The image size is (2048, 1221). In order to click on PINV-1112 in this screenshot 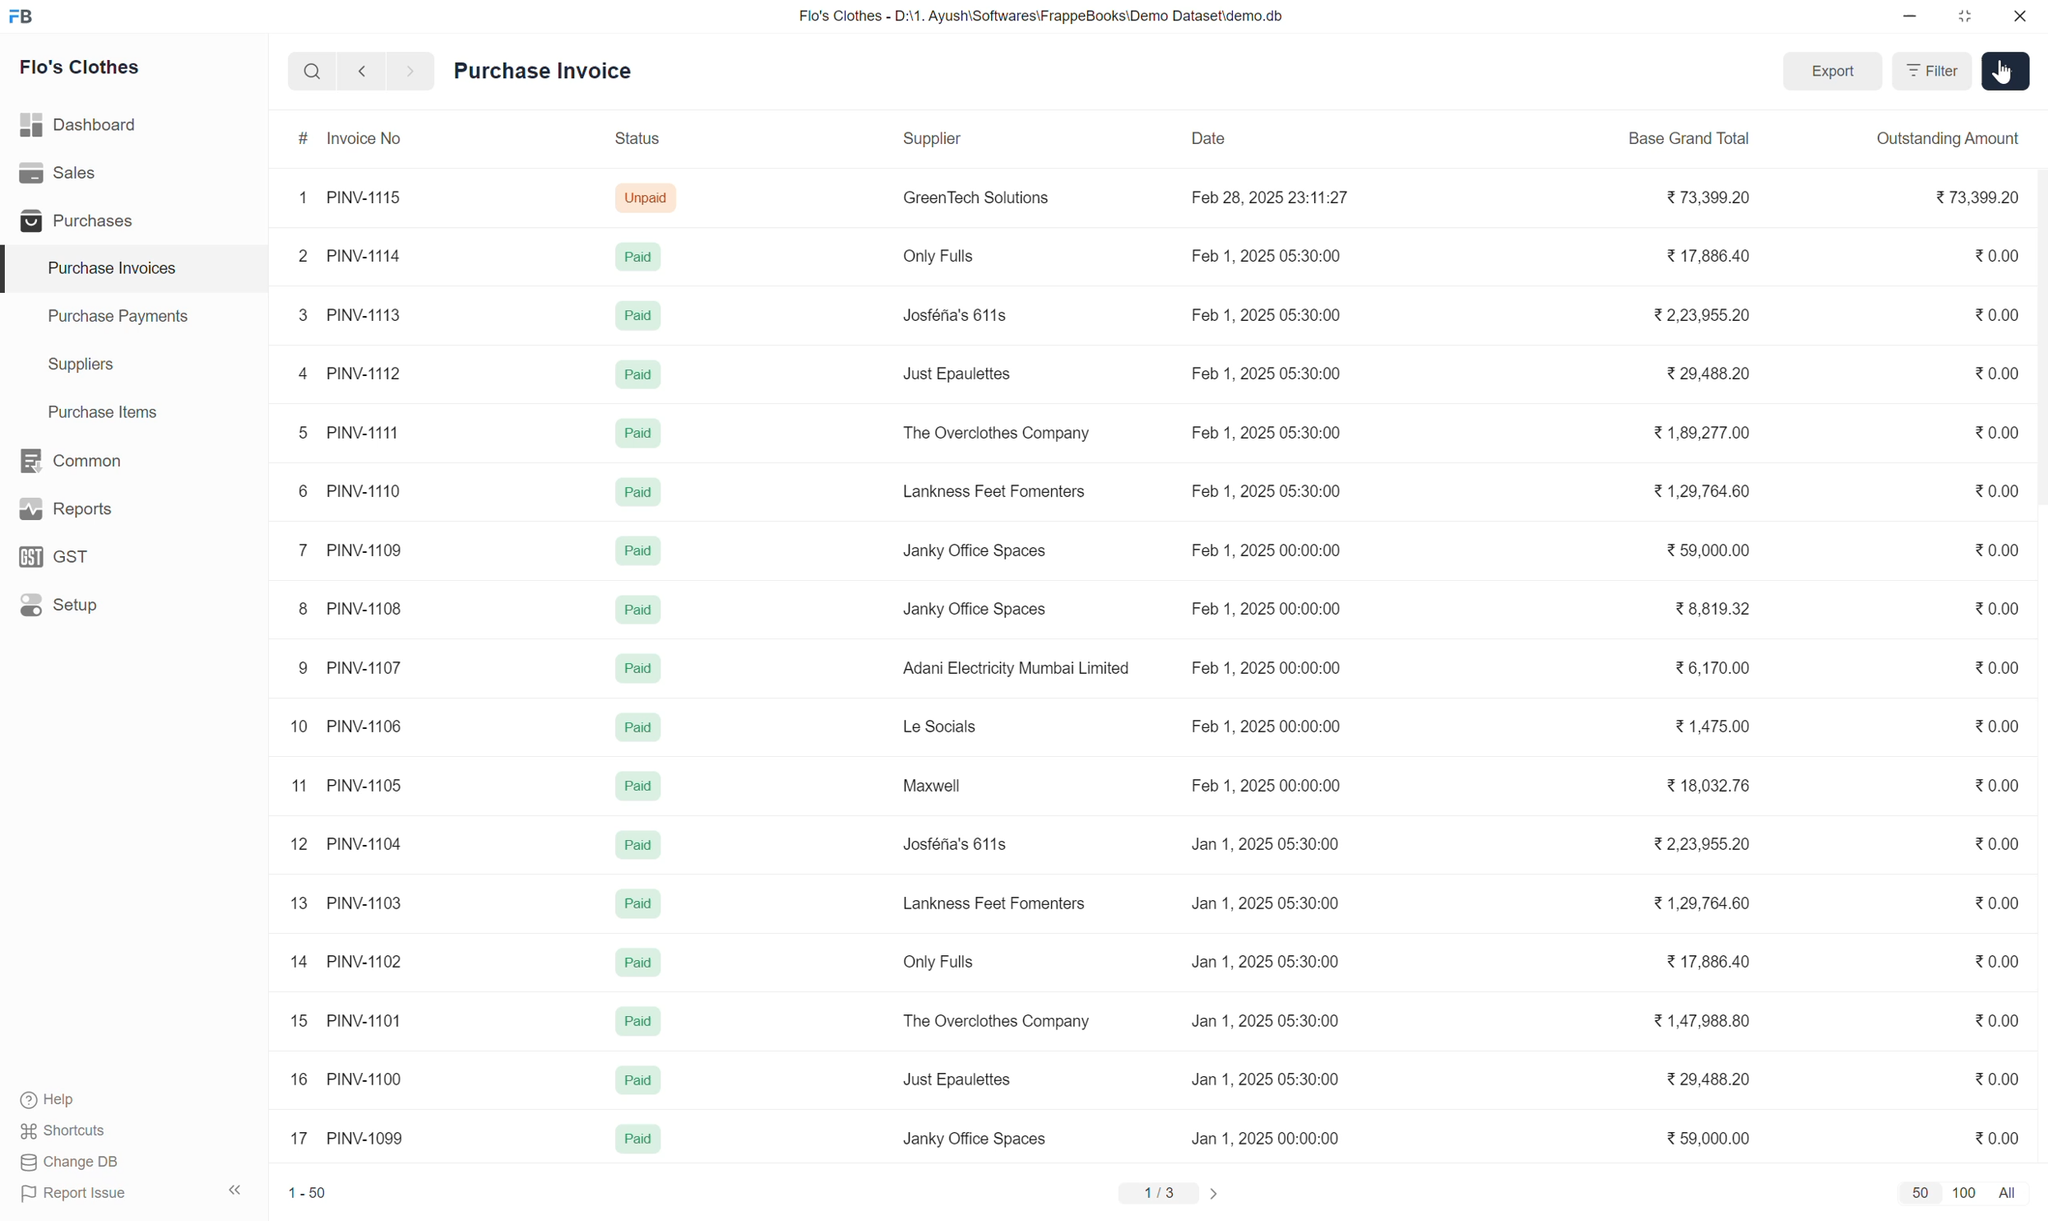, I will do `click(367, 373)`.